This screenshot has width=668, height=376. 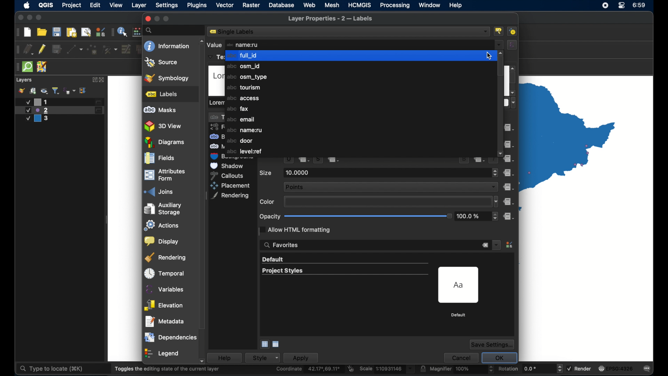 I want to click on toggles the  dining state of the current layer, so click(x=167, y=369).